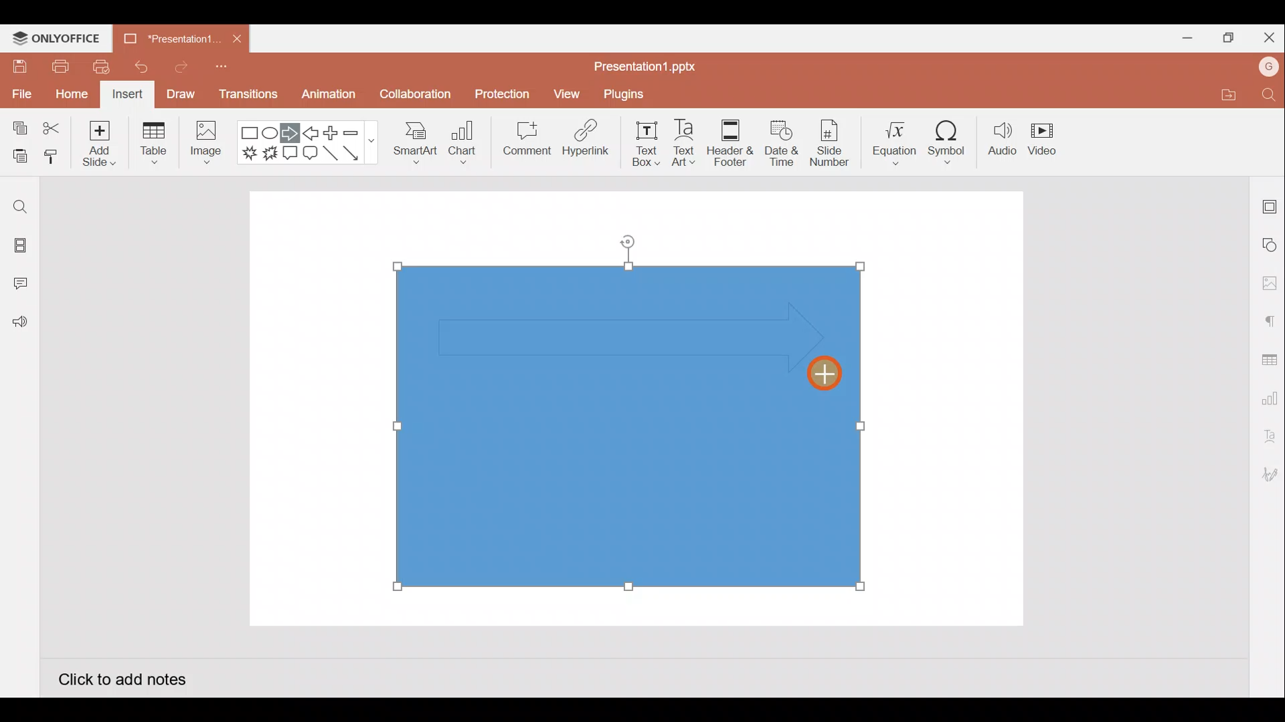 Image resolution: width=1285 pixels, height=722 pixels. What do you see at coordinates (650, 62) in the screenshot?
I see `Presentation1.pptx` at bounding box center [650, 62].